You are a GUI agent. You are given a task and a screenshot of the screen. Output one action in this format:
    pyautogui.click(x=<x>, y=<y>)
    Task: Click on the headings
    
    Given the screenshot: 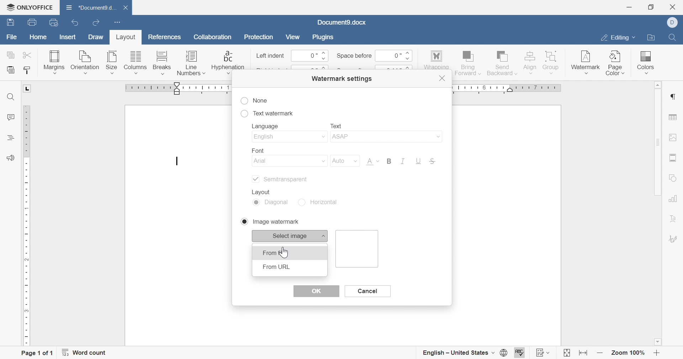 What is the action you would take?
    pyautogui.click(x=10, y=137)
    